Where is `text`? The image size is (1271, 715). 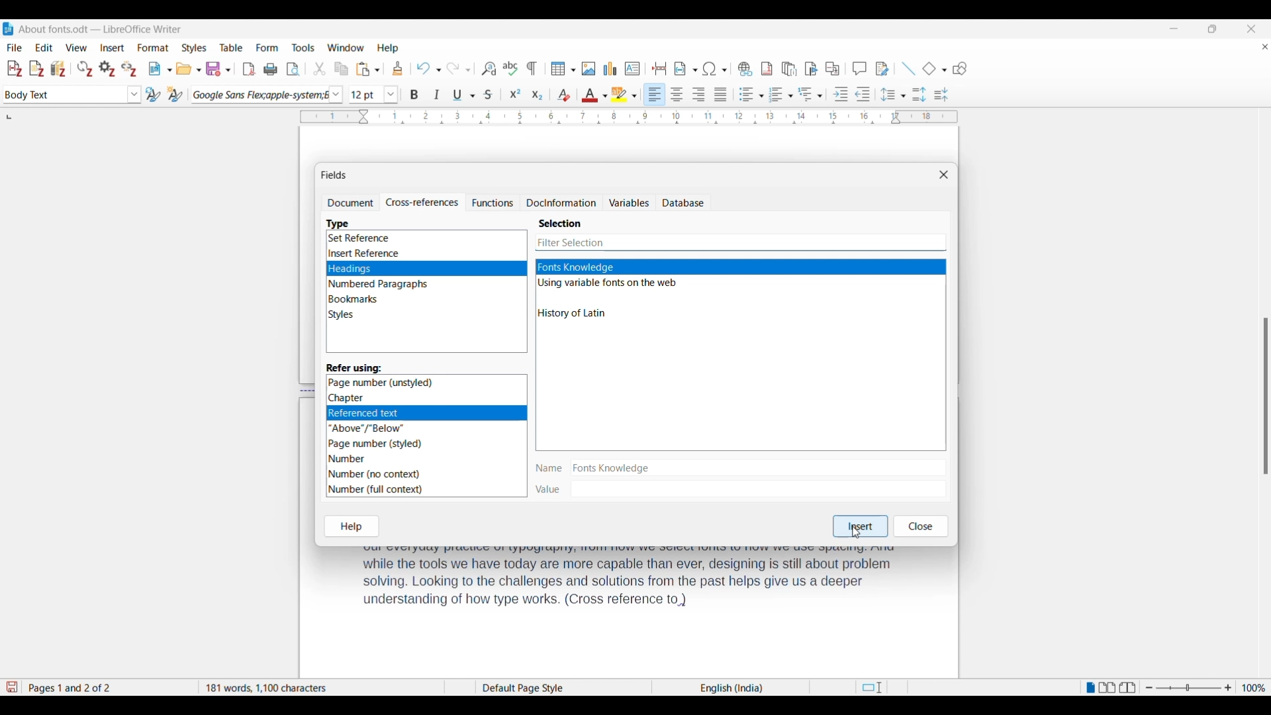 text is located at coordinates (628, 580).